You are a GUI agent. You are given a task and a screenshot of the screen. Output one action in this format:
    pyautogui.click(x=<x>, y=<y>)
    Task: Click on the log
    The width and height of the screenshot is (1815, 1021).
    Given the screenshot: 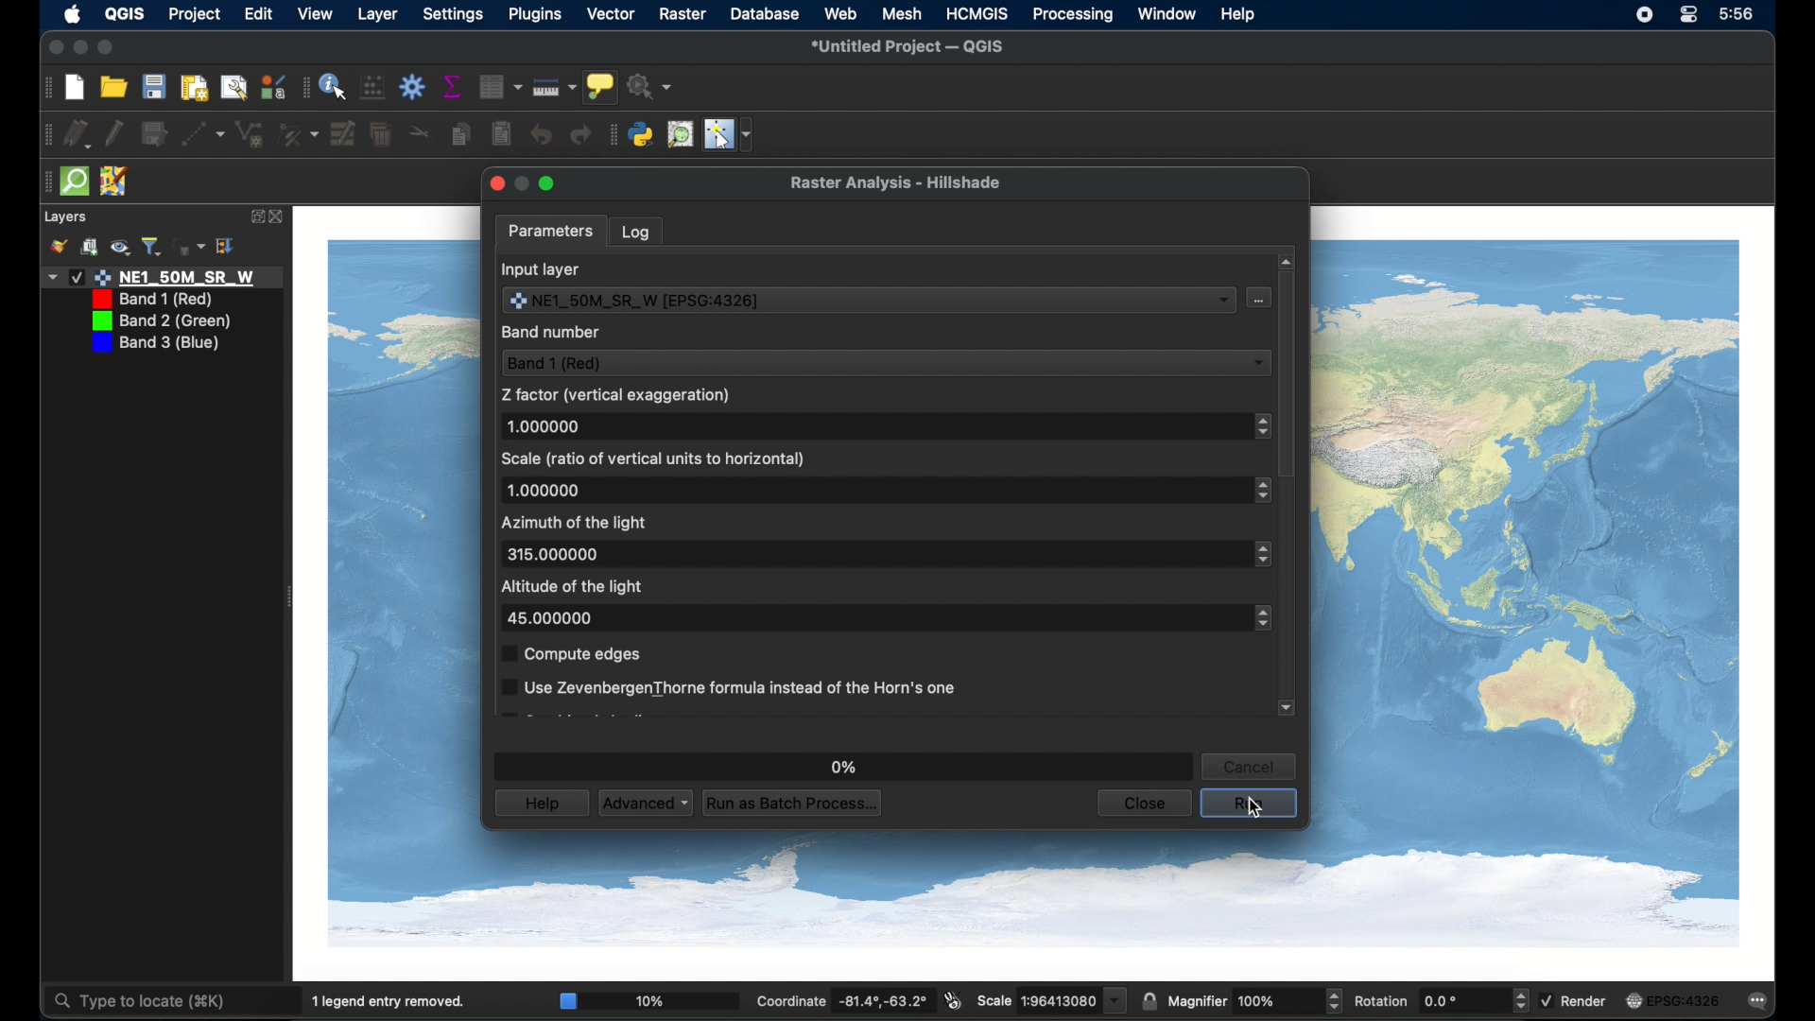 What is the action you would take?
    pyautogui.click(x=636, y=230)
    